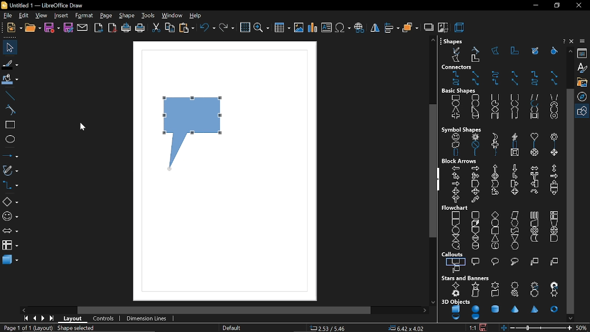  Describe the element at coordinates (515, 74) in the screenshot. I see `line connector ends with arrow` at that location.